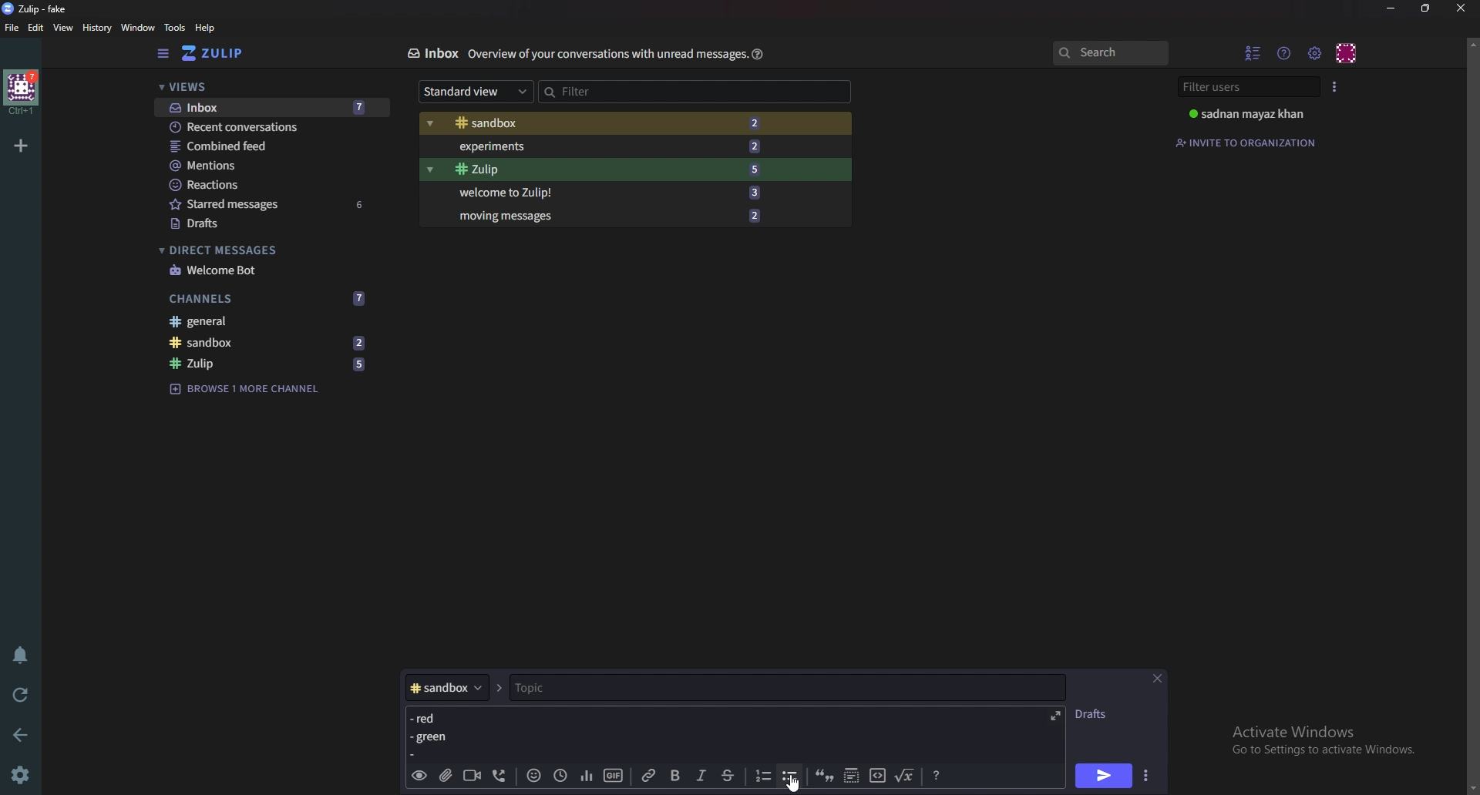 The image size is (1480, 795). I want to click on poll, so click(587, 774).